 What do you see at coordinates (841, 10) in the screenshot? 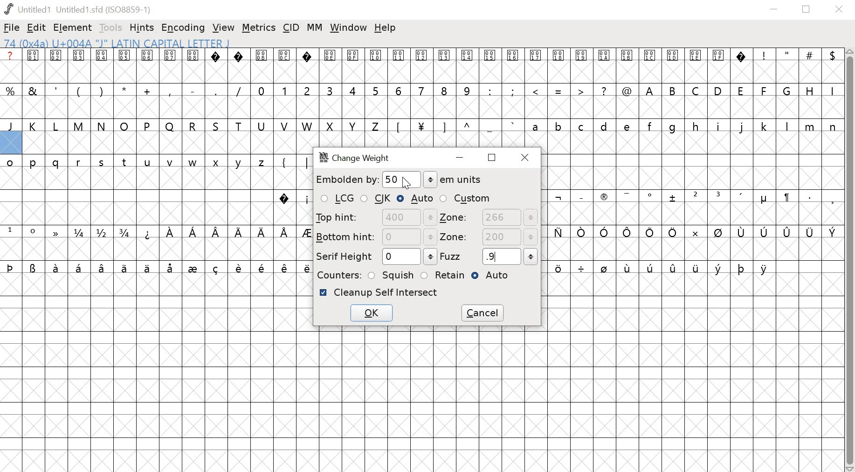
I see `close` at bounding box center [841, 10].